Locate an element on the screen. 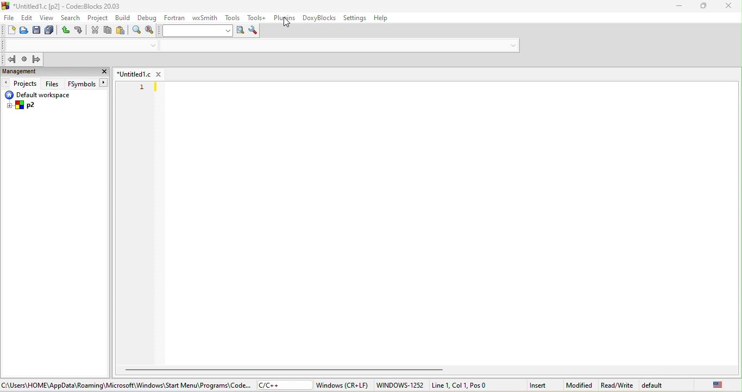 The image size is (742, 392). redo is located at coordinates (80, 30).